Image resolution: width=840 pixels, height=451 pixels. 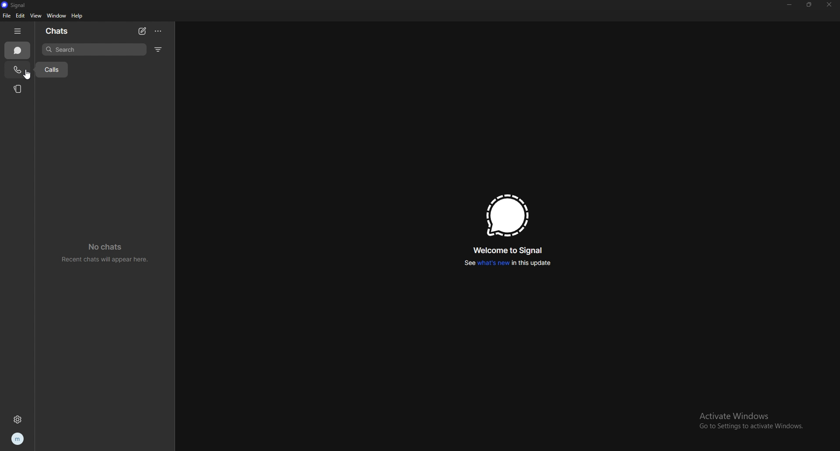 What do you see at coordinates (17, 419) in the screenshot?
I see `settings` at bounding box center [17, 419].